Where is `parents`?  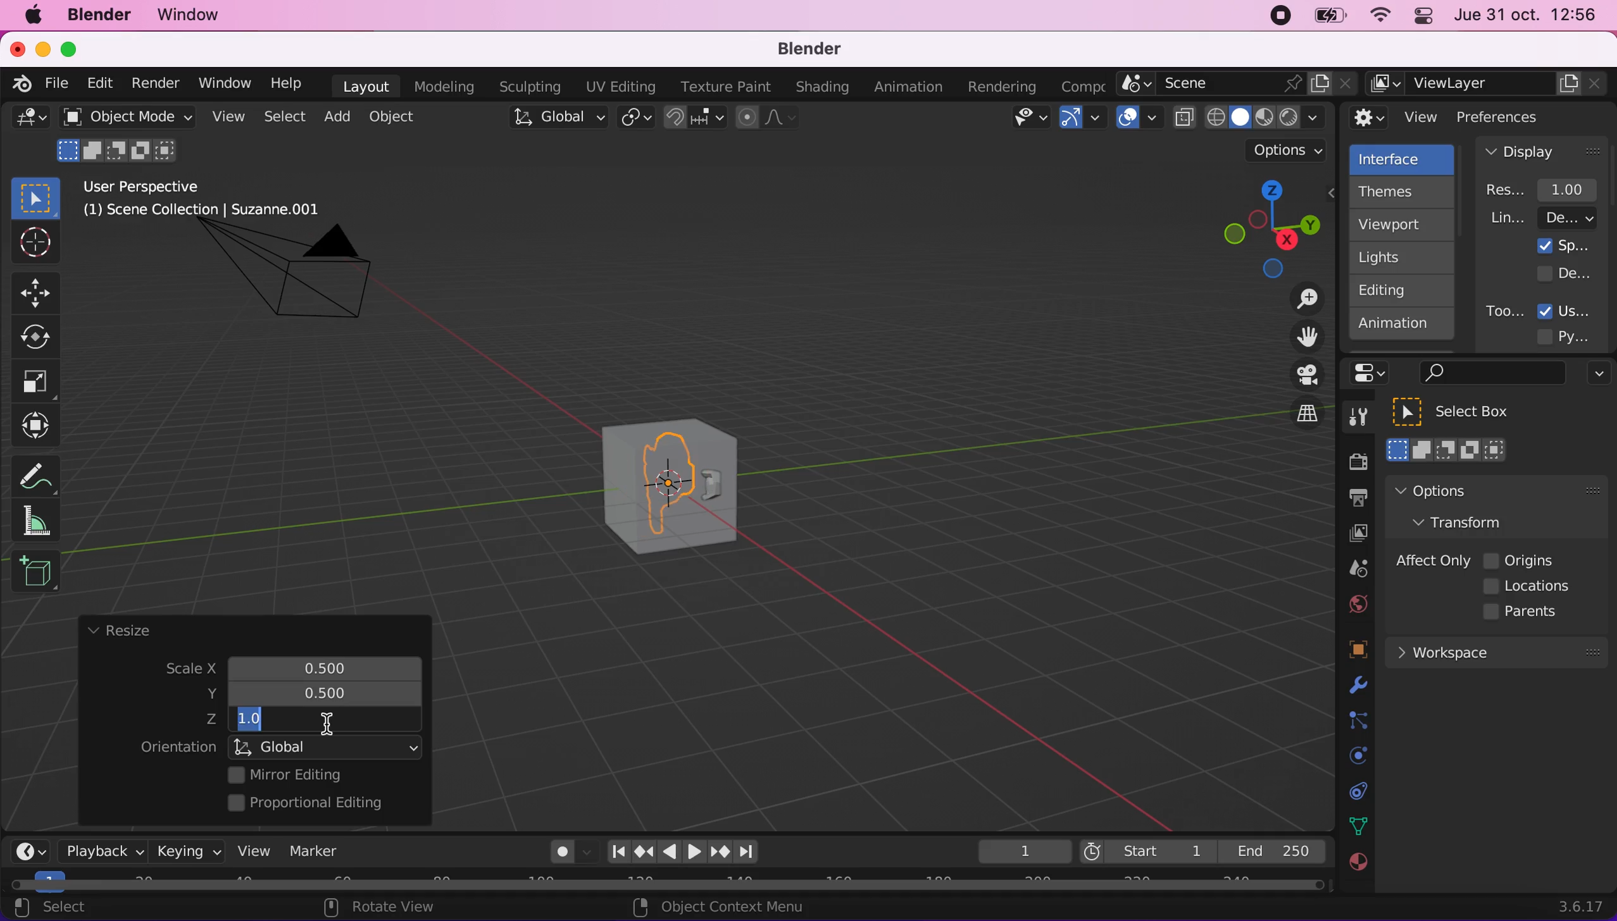
parents is located at coordinates (1526, 612).